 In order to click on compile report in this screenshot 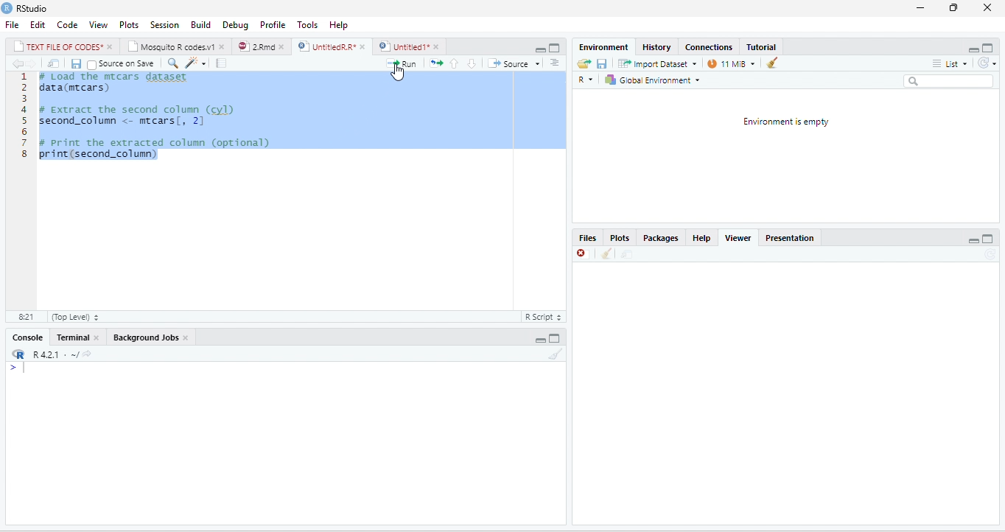, I will do `click(220, 63)`.